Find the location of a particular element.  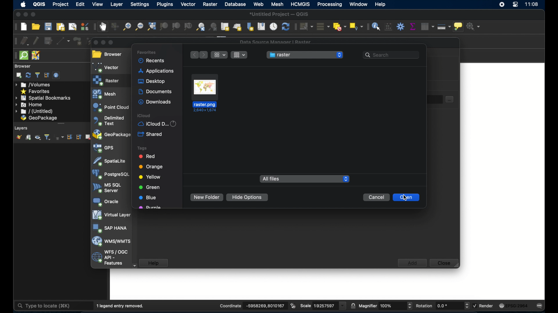

Dimensions  is located at coordinates (205, 110).